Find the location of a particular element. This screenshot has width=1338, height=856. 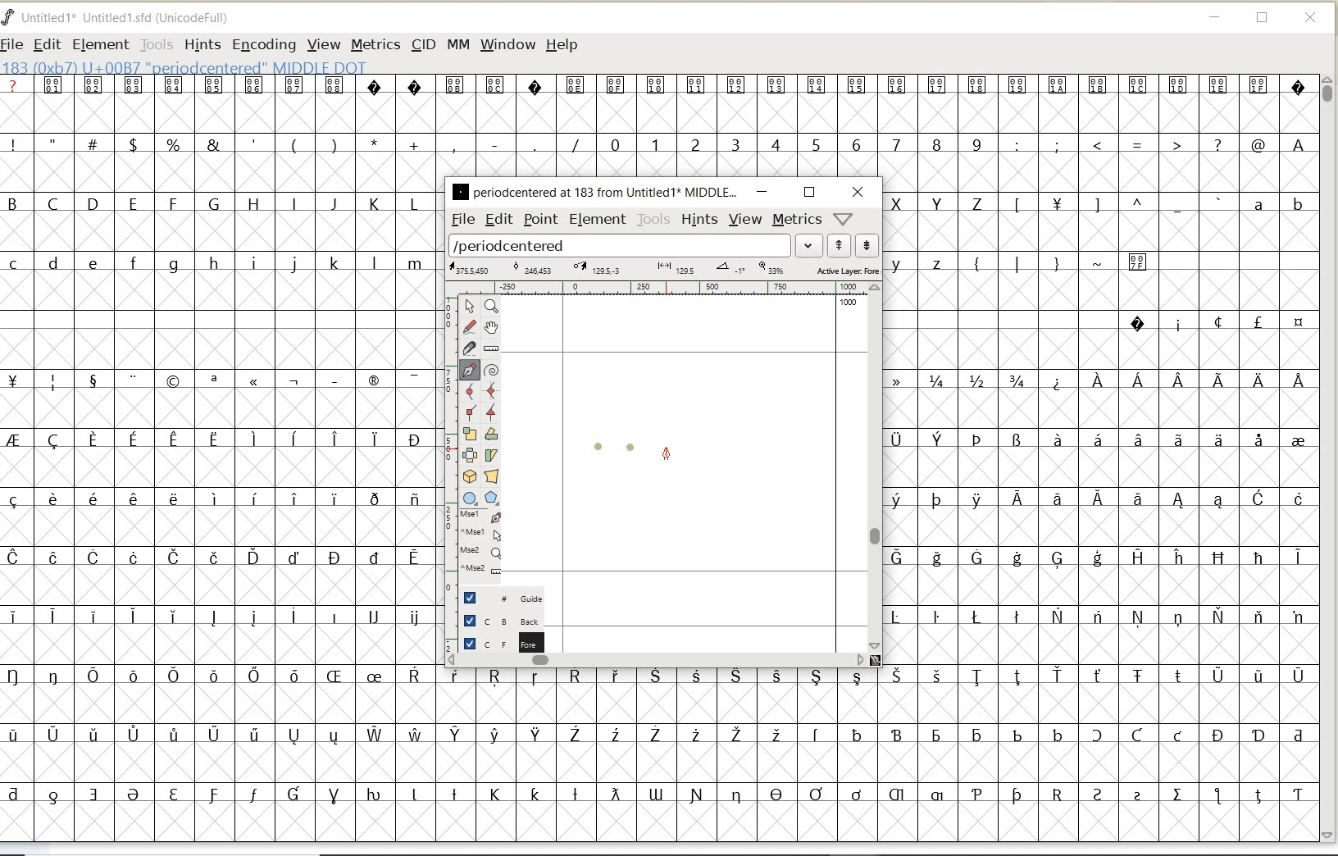

add a point, then drag out its control points is located at coordinates (470, 369).